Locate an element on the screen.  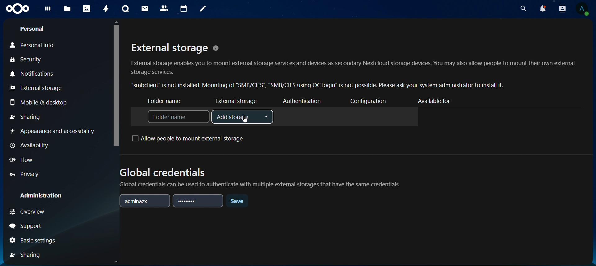
allow people to mount external storage is located at coordinates (191, 138).